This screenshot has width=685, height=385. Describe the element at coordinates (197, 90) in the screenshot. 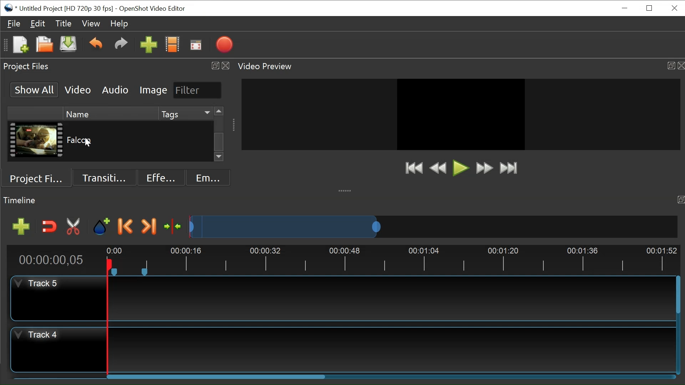

I see `Filter` at that location.